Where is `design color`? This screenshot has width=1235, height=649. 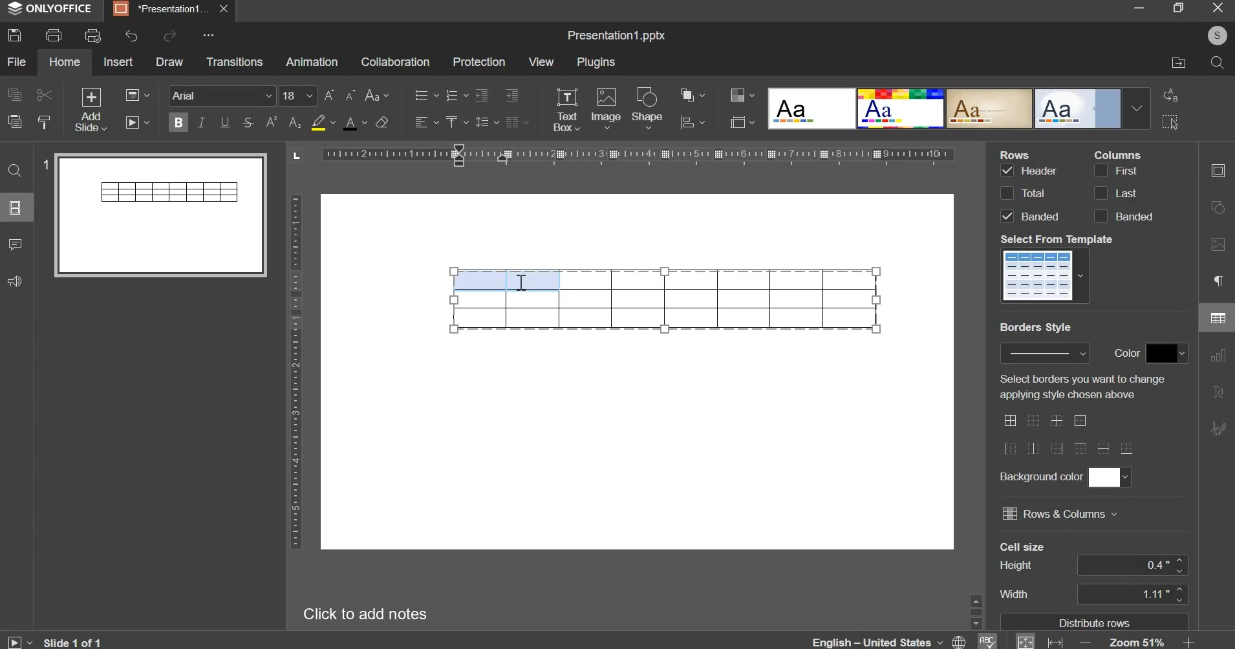
design color is located at coordinates (740, 94).